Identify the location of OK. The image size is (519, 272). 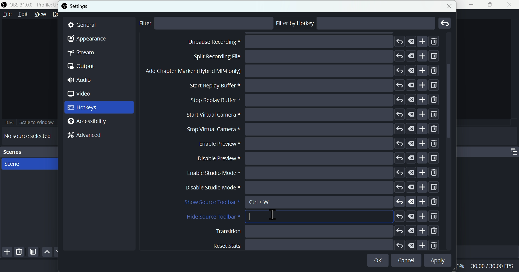
(379, 259).